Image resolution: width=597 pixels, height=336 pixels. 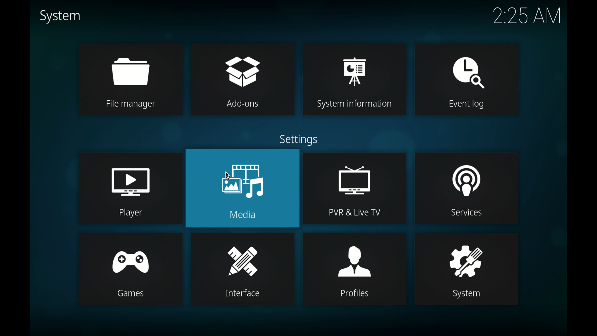 I want to click on file manager, so click(x=131, y=66).